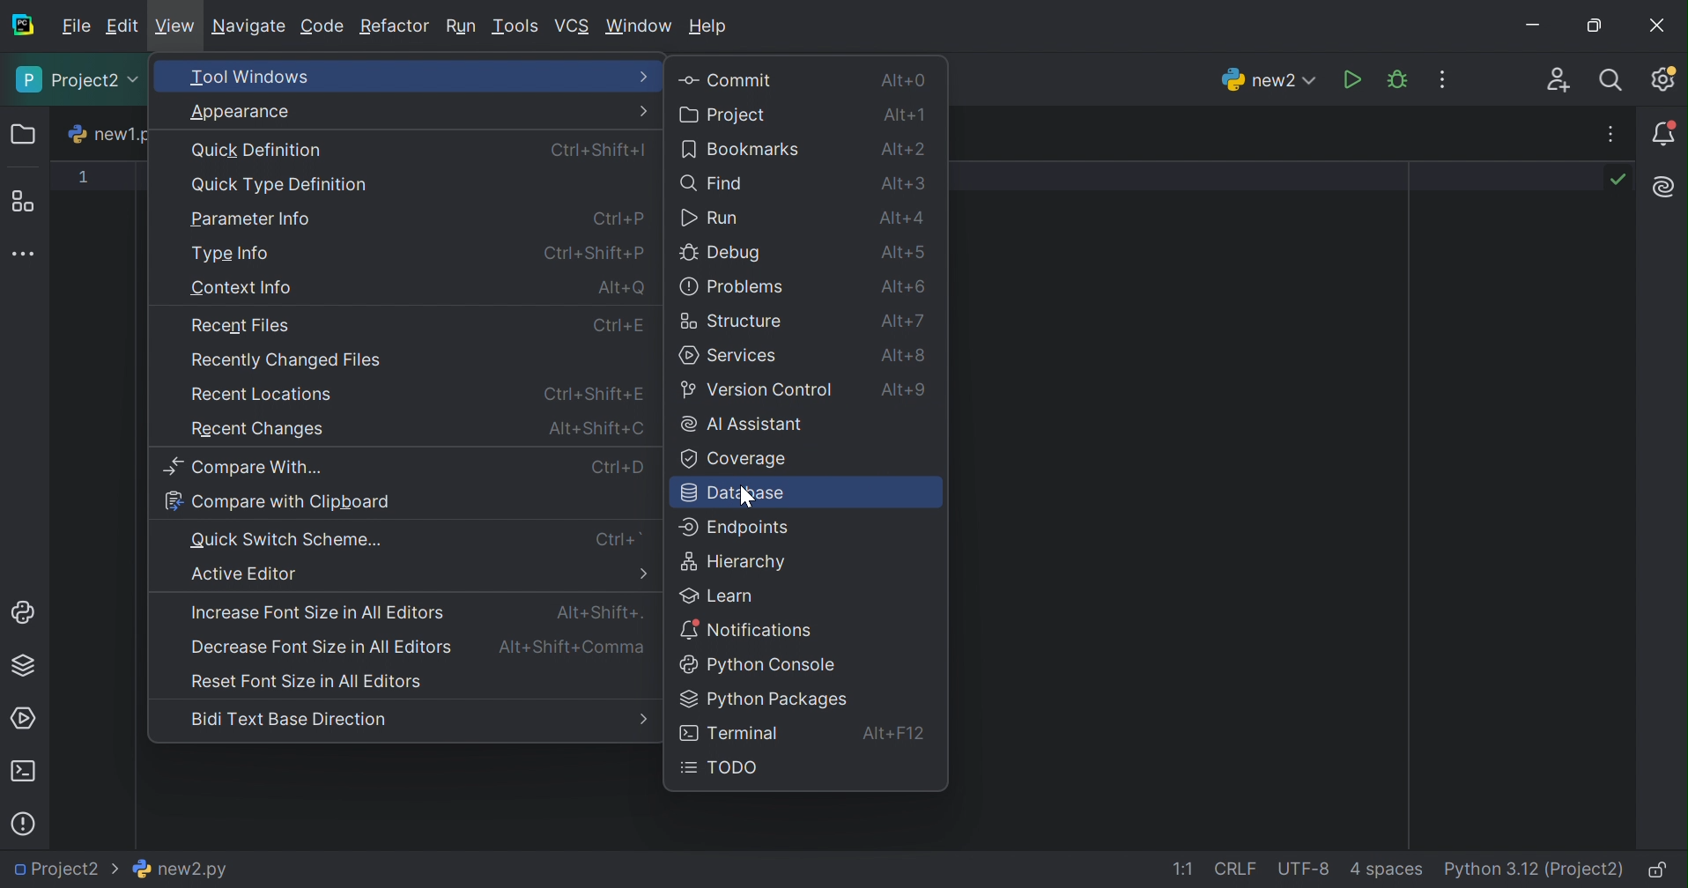 The height and width of the screenshot is (888, 1688). I want to click on PyCharm icon, so click(19, 24).